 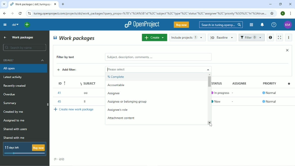 I want to click on Assignee or belonging group, so click(x=127, y=102).